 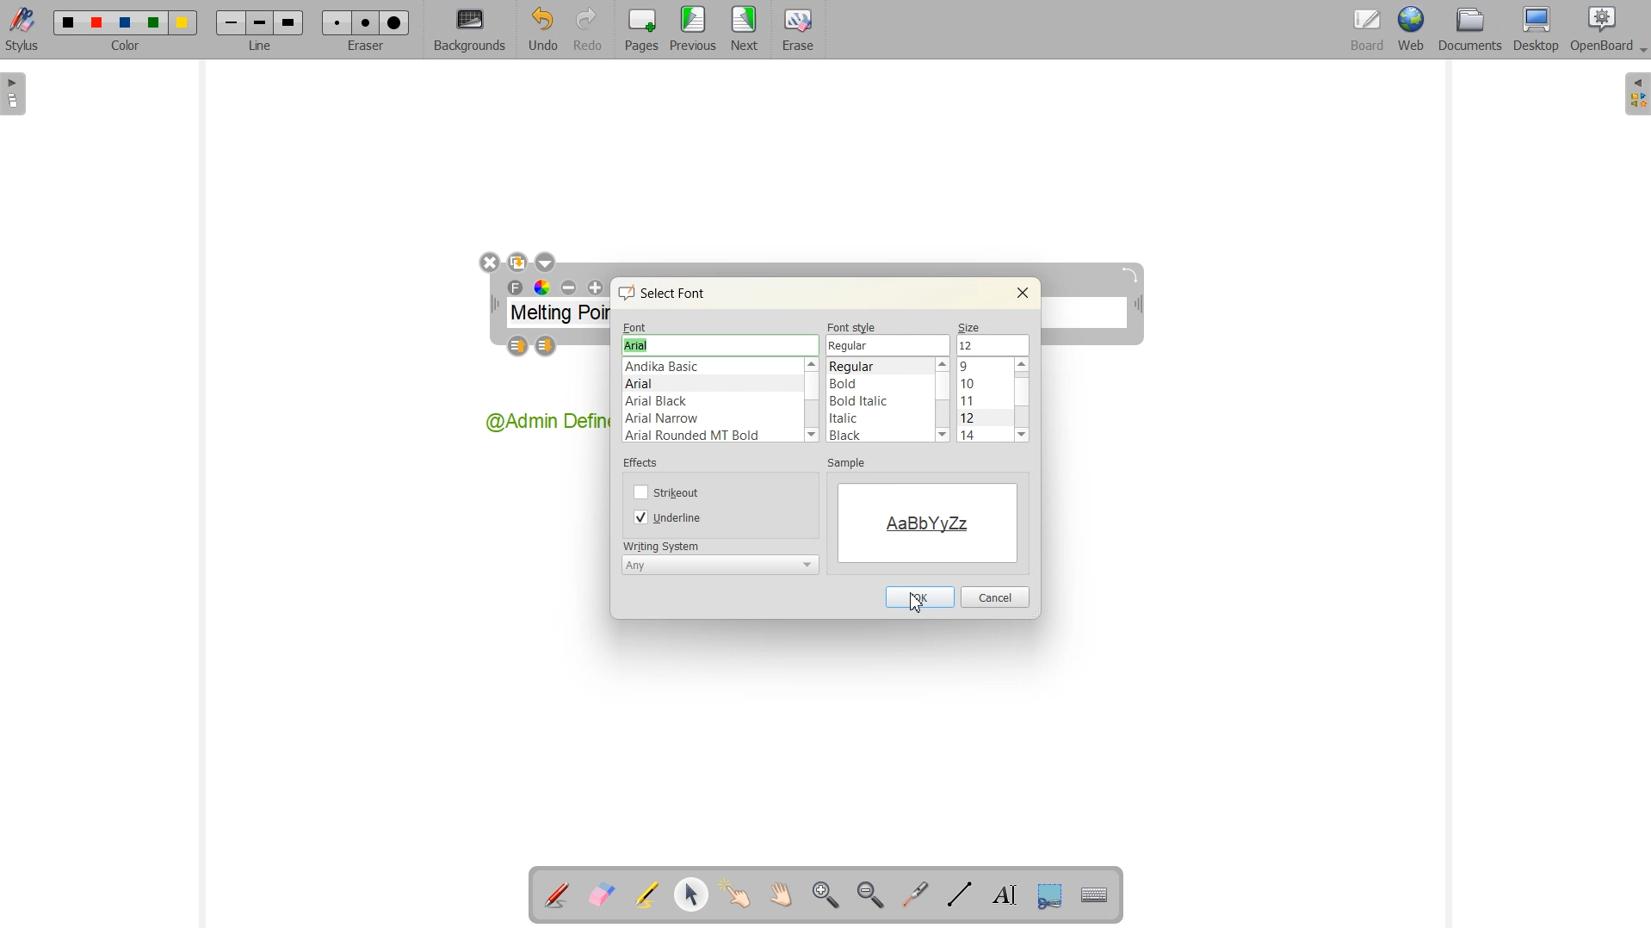 I want to click on Ok, so click(x=918, y=597).